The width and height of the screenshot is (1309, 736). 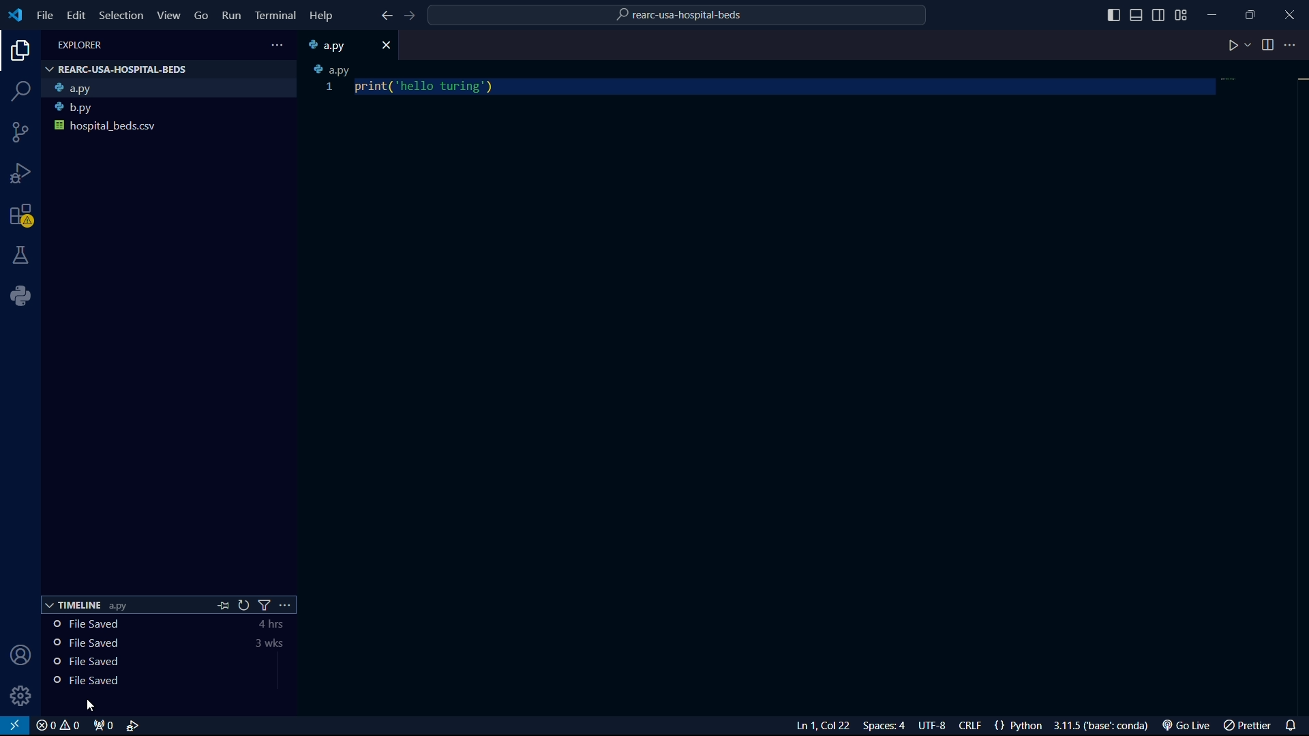 I want to click on go live extension, so click(x=1184, y=726).